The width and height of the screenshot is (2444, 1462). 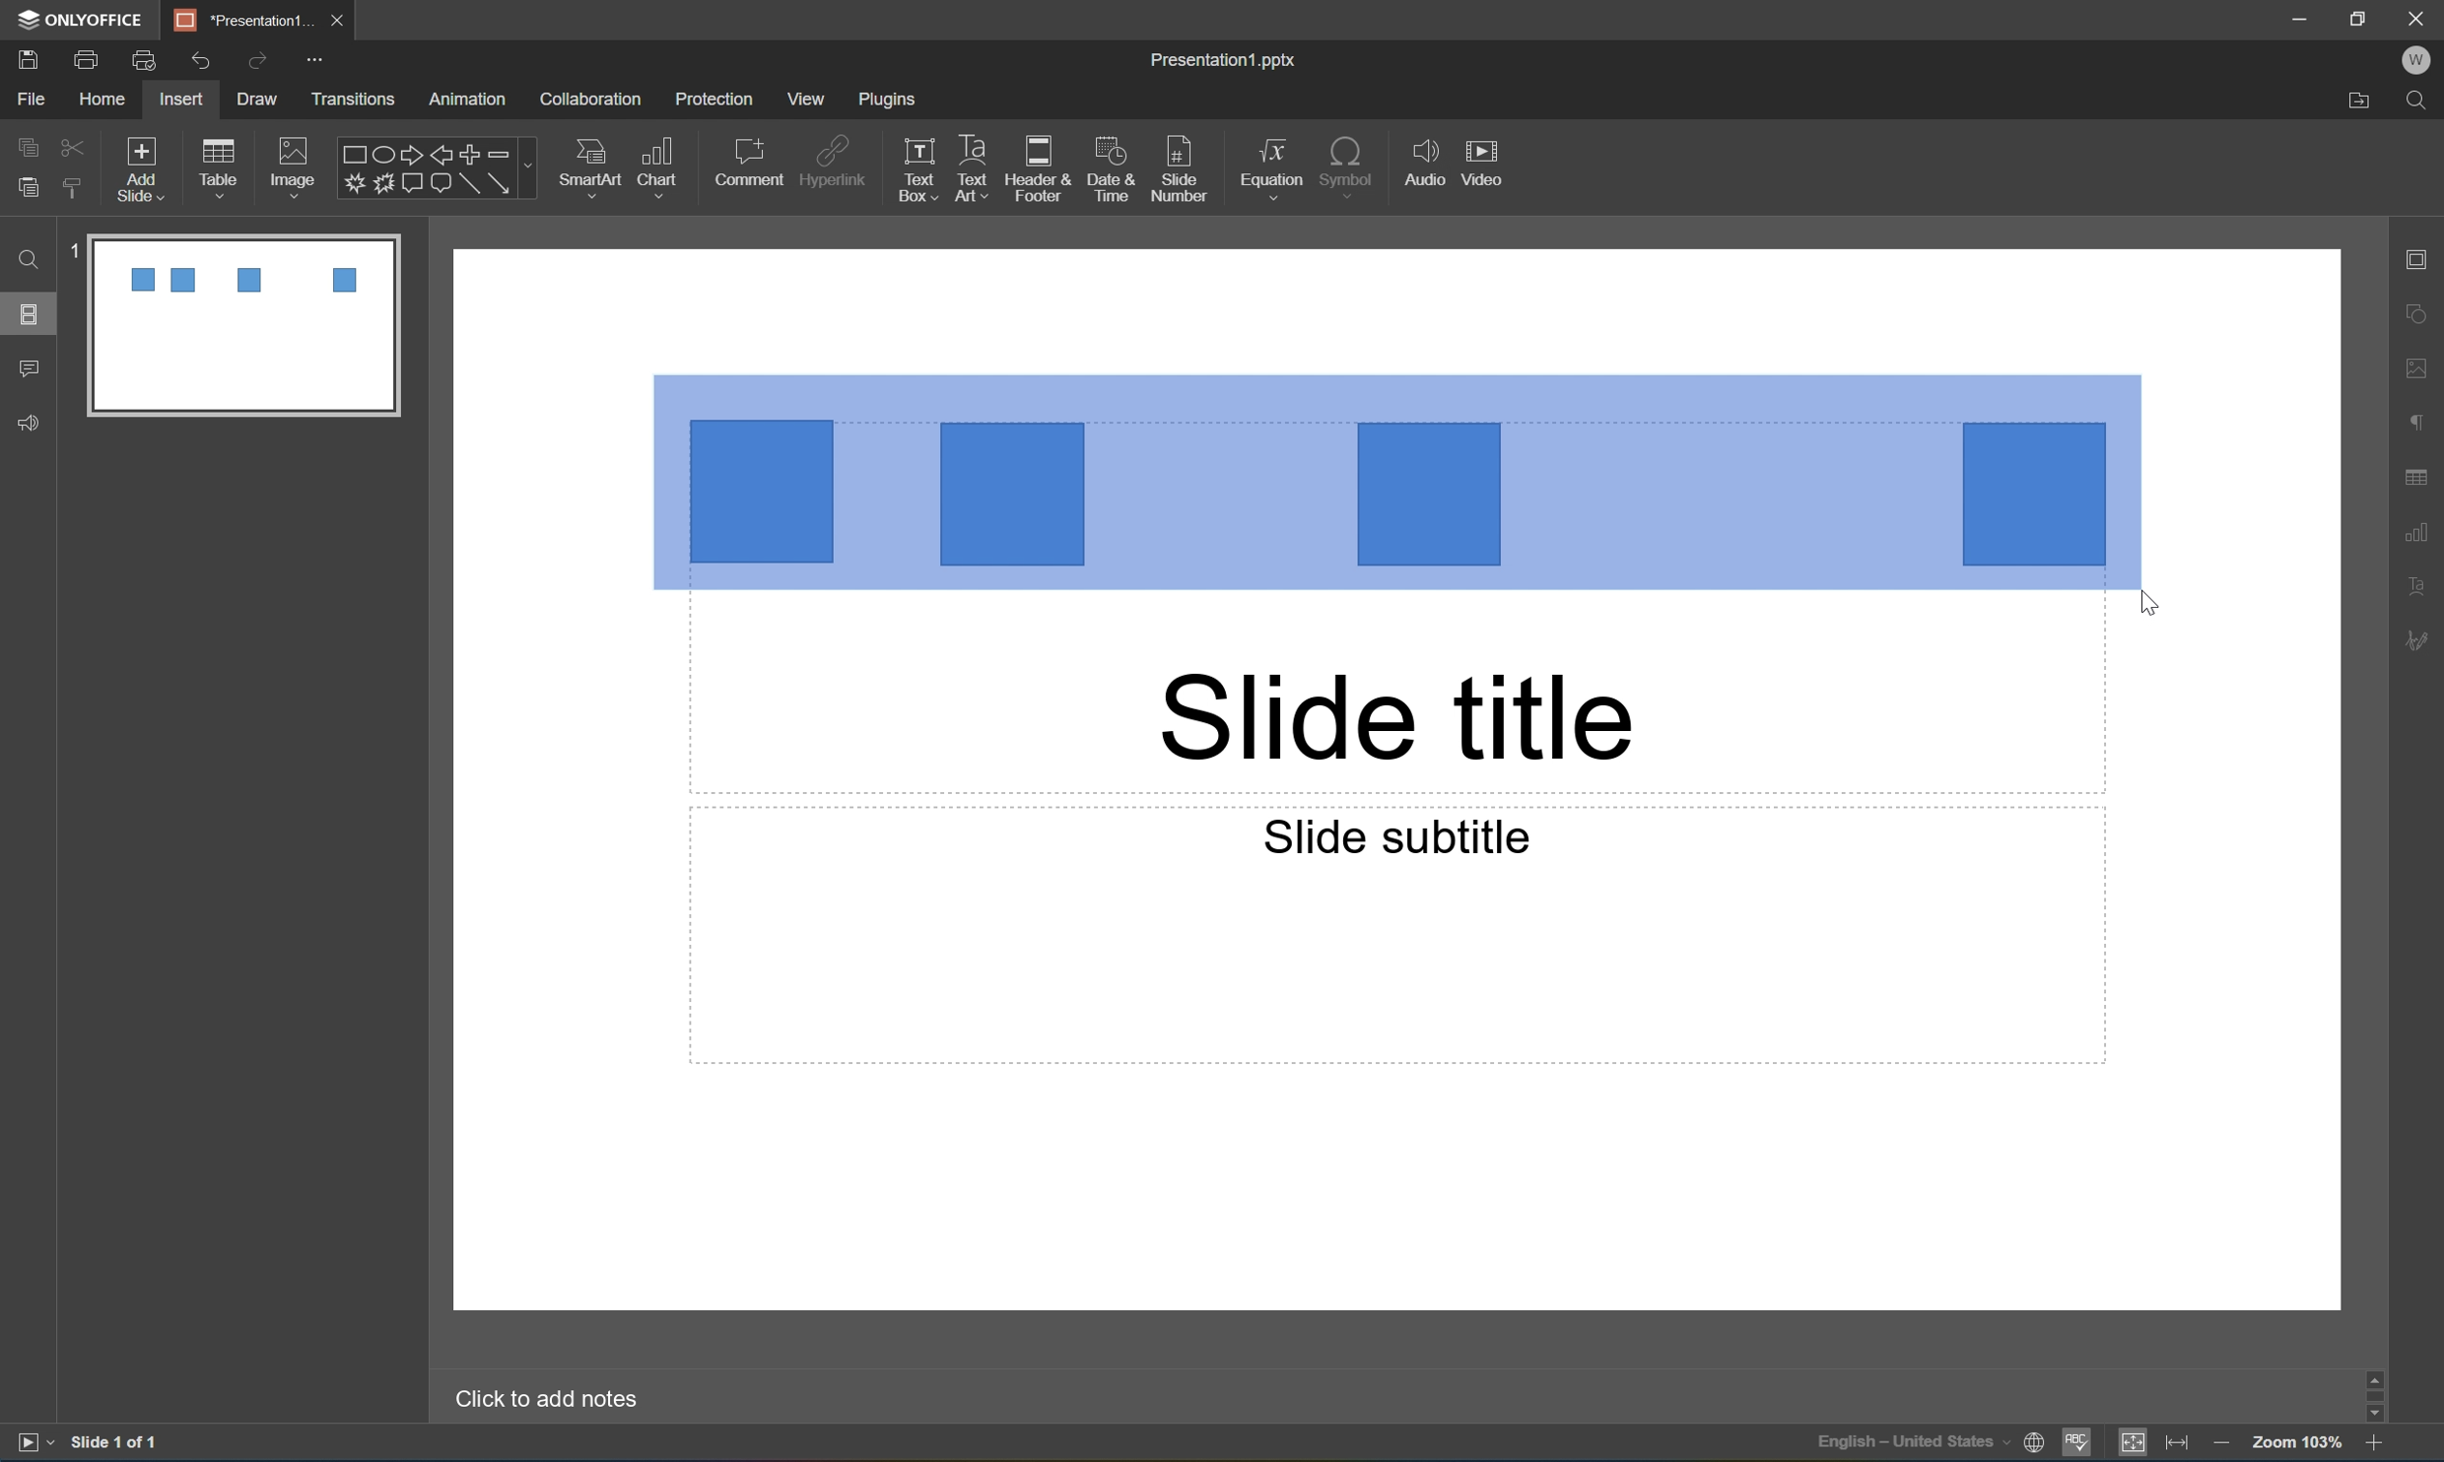 What do you see at coordinates (593, 99) in the screenshot?
I see `collaboration` at bounding box center [593, 99].